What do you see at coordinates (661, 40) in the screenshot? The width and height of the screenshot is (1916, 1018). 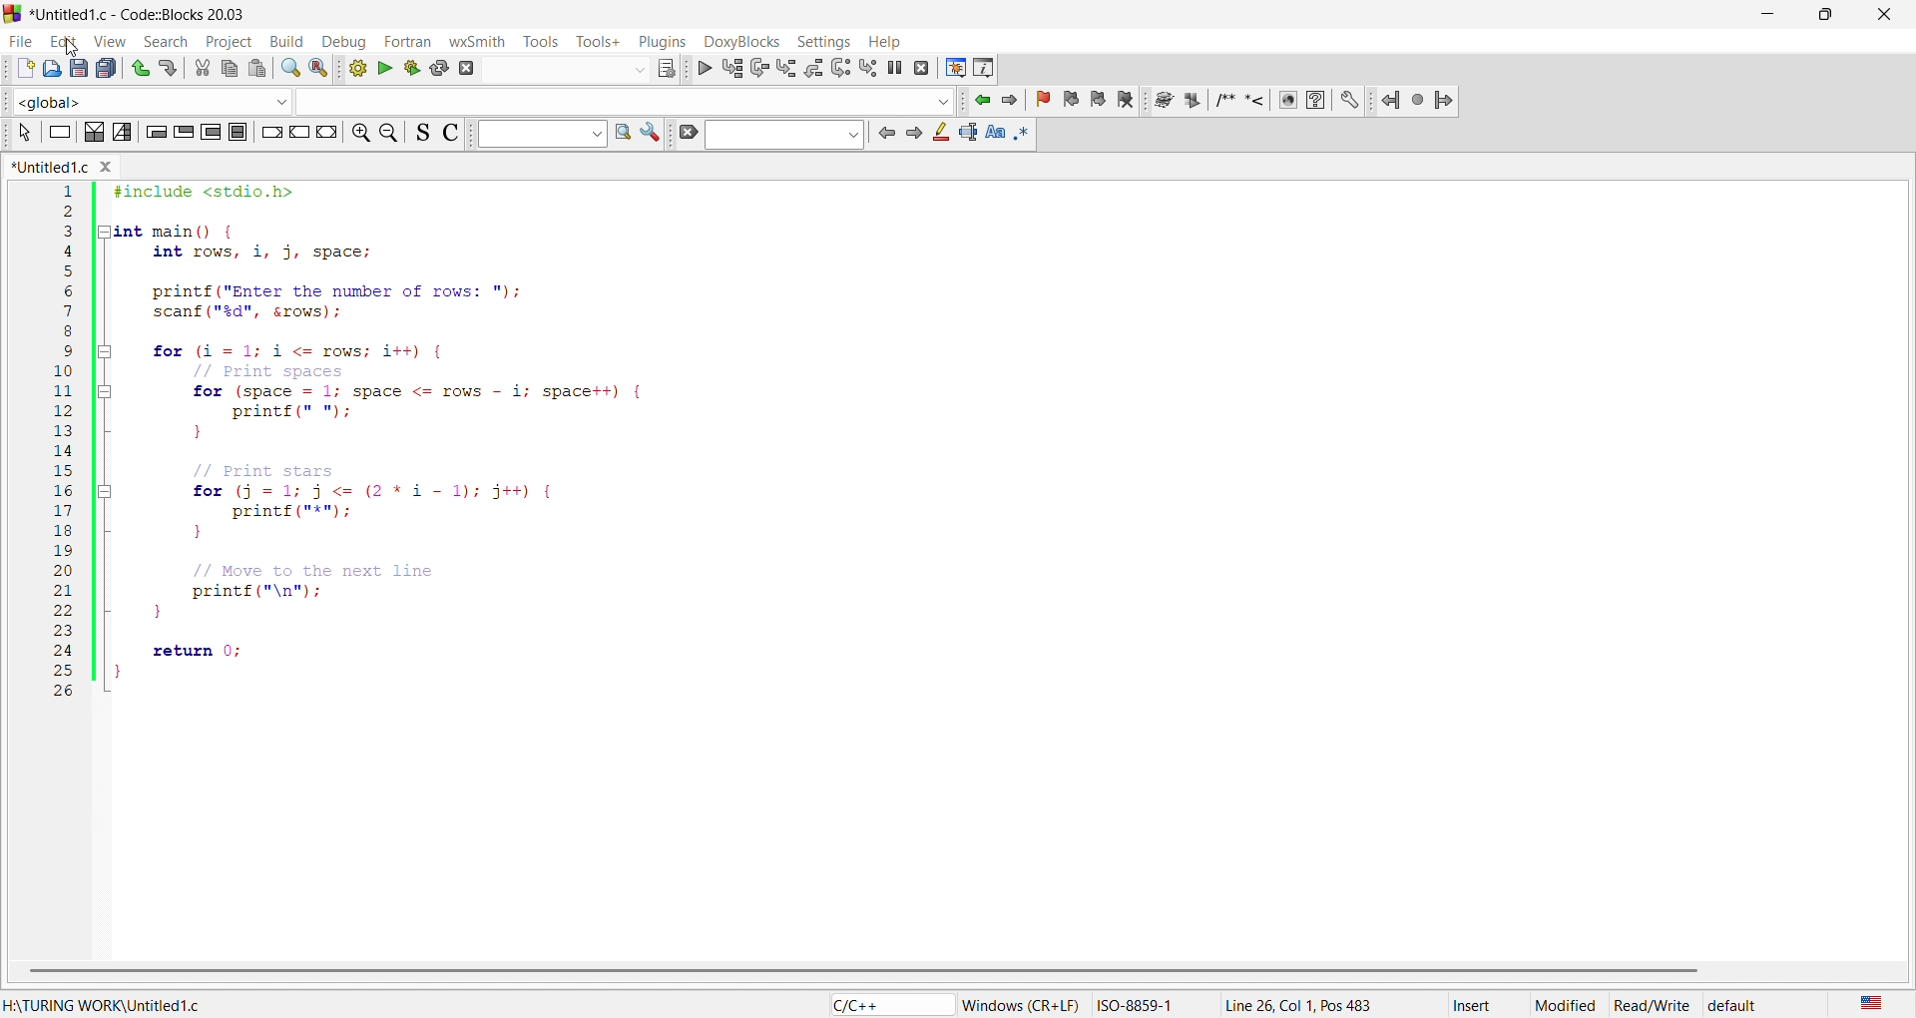 I see `plugins` at bounding box center [661, 40].